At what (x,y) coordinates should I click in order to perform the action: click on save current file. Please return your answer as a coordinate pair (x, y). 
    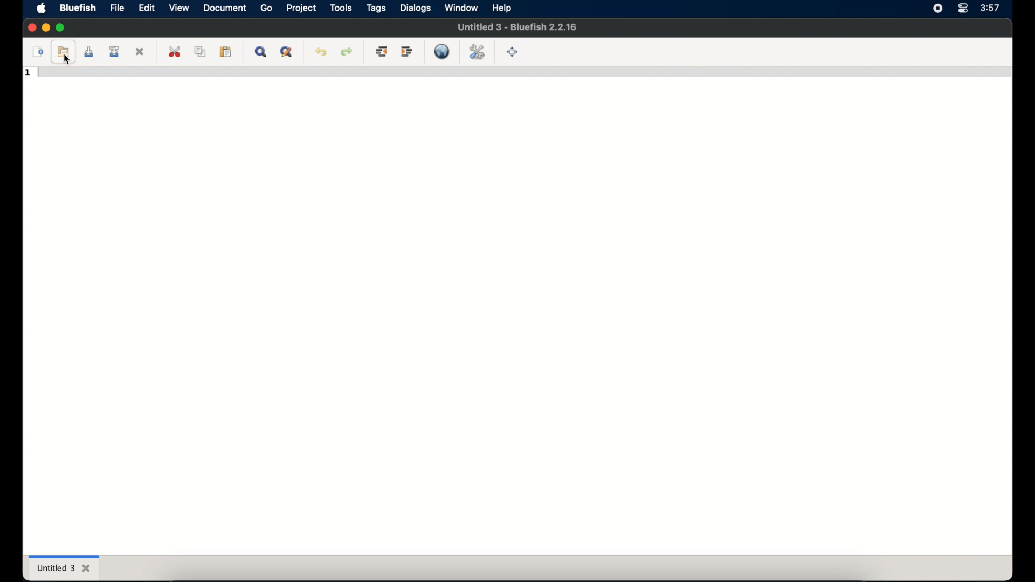
    Looking at the image, I should click on (88, 52).